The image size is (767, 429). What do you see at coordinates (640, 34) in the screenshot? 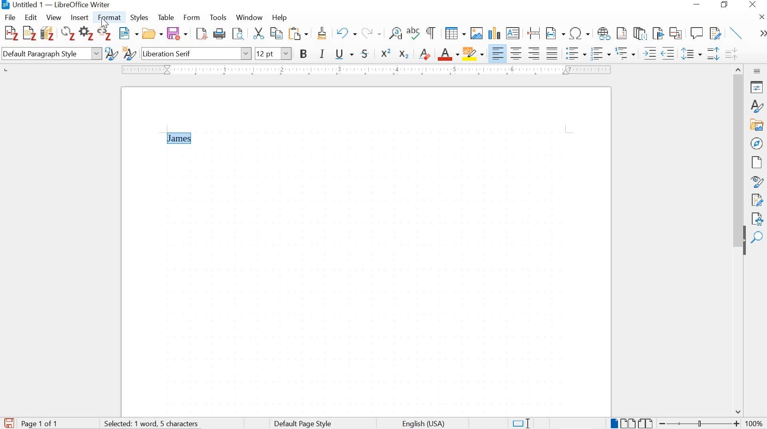
I see `insert endnote` at bounding box center [640, 34].